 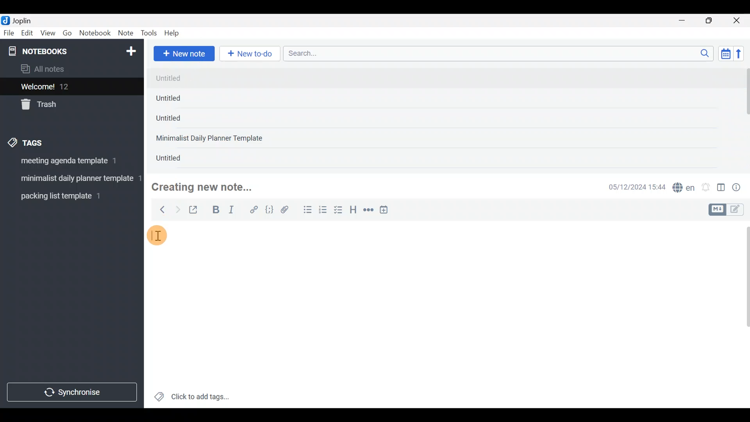 What do you see at coordinates (721, 188) in the screenshot?
I see `Toggle editor layout` at bounding box center [721, 188].